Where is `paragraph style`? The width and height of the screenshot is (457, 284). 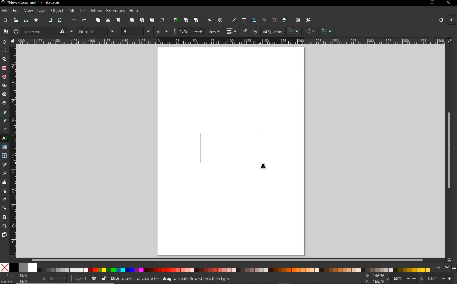
paragraph style is located at coordinates (327, 31).